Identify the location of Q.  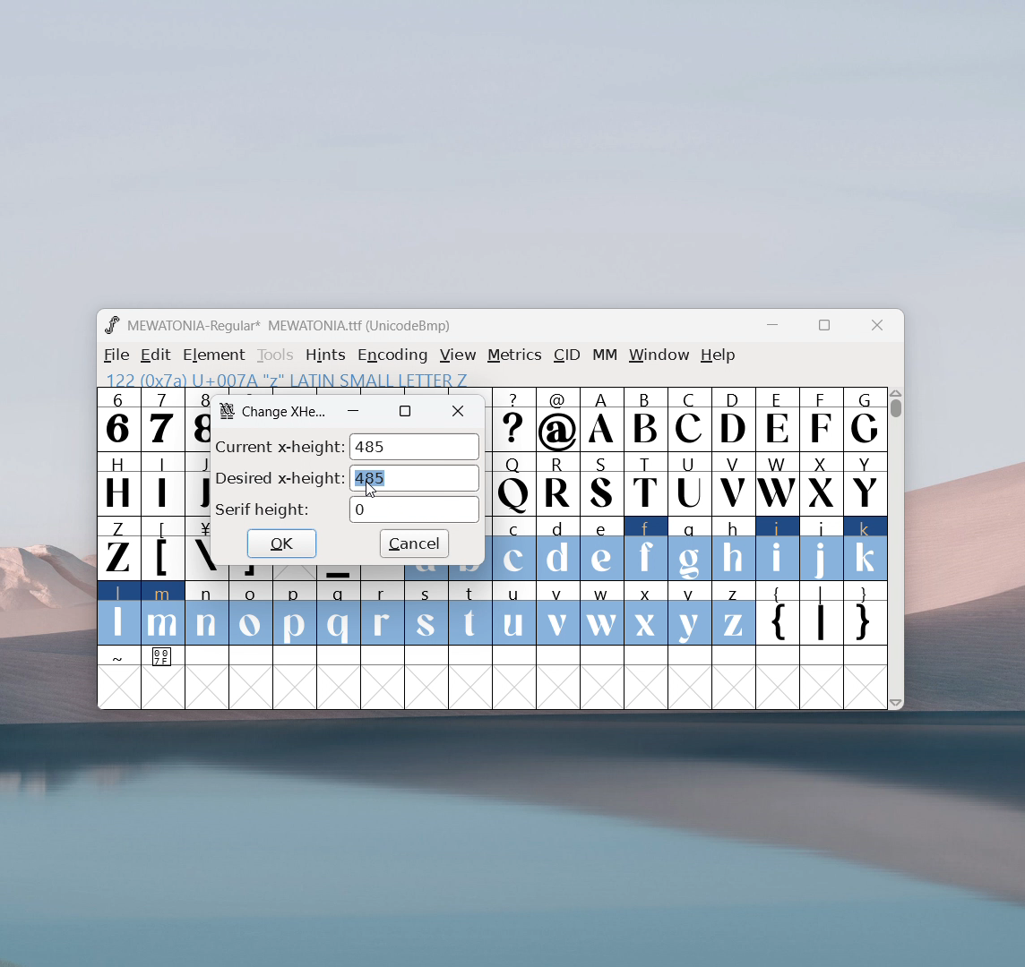
(513, 485).